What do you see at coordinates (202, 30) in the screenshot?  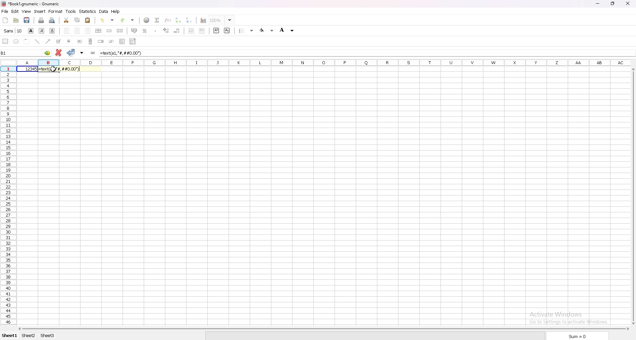 I see `increase indent` at bounding box center [202, 30].